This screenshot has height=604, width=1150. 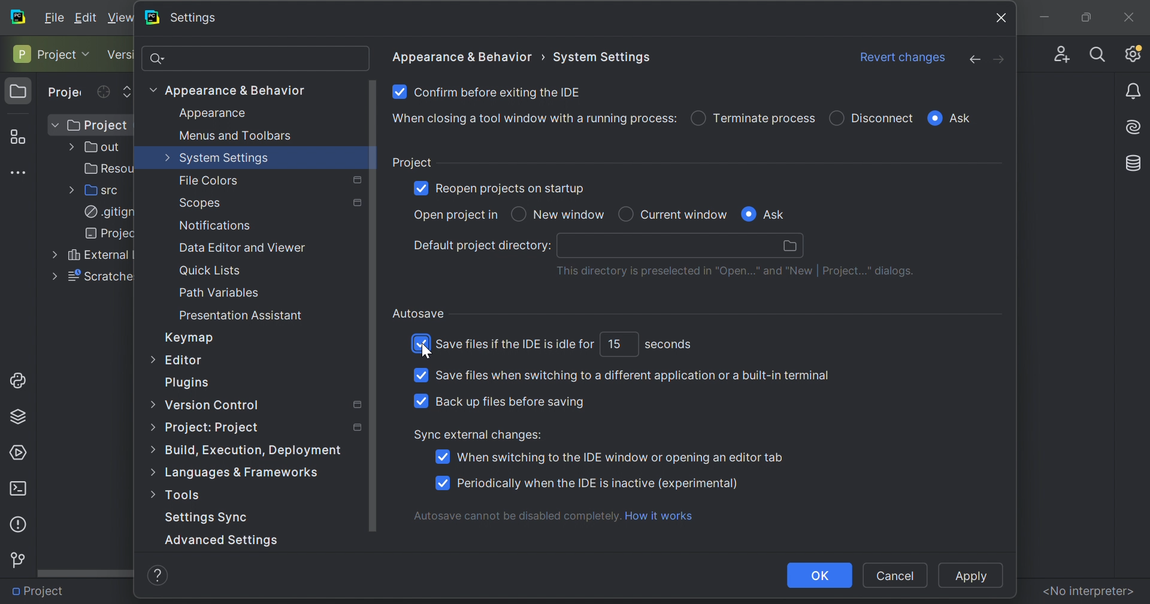 What do you see at coordinates (512, 189) in the screenshot?
I see `Reopen projects on startup` at bounding box center [512, 189].